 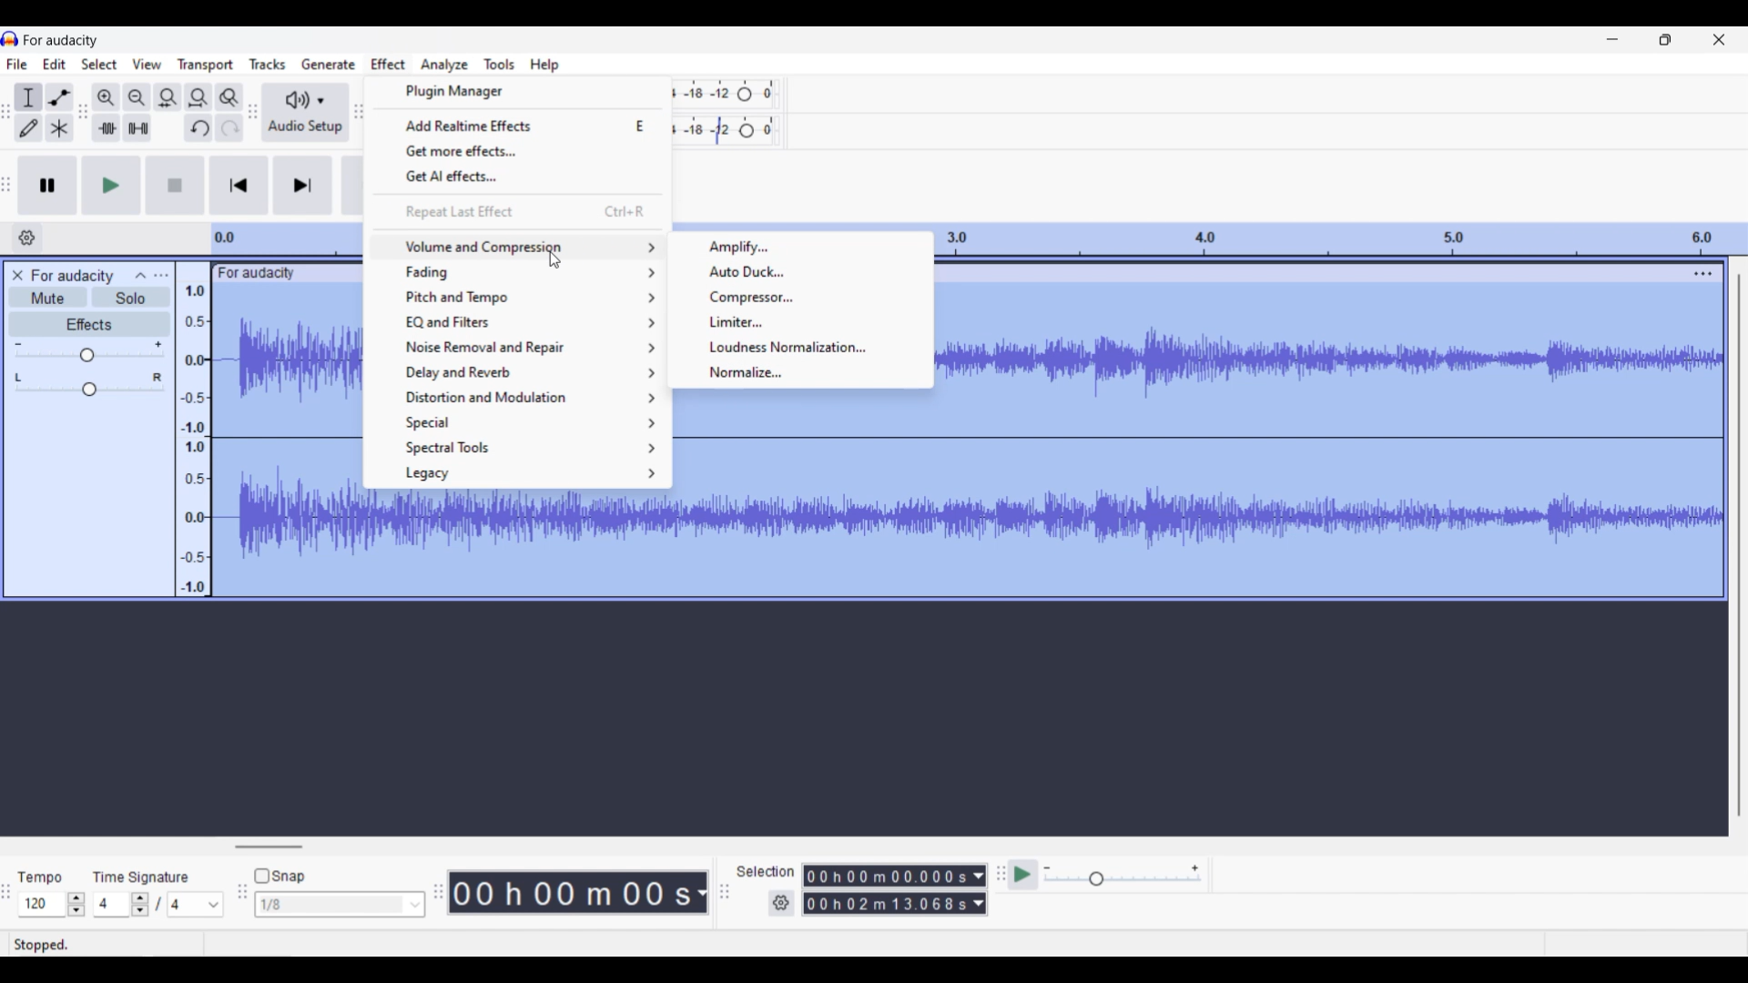 I want to click on Duration measurement, so click(x=700, y=893).